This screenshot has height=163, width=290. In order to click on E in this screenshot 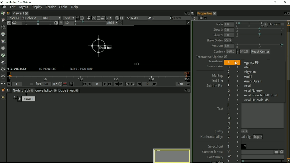, I will do `click(233, 81)`.